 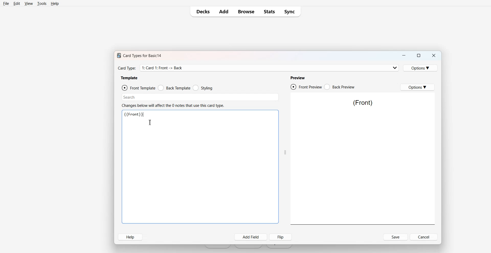 What do you see at coordinates (6, 4) in the screenshot?
I see `File` at bounding box center [6, 4].